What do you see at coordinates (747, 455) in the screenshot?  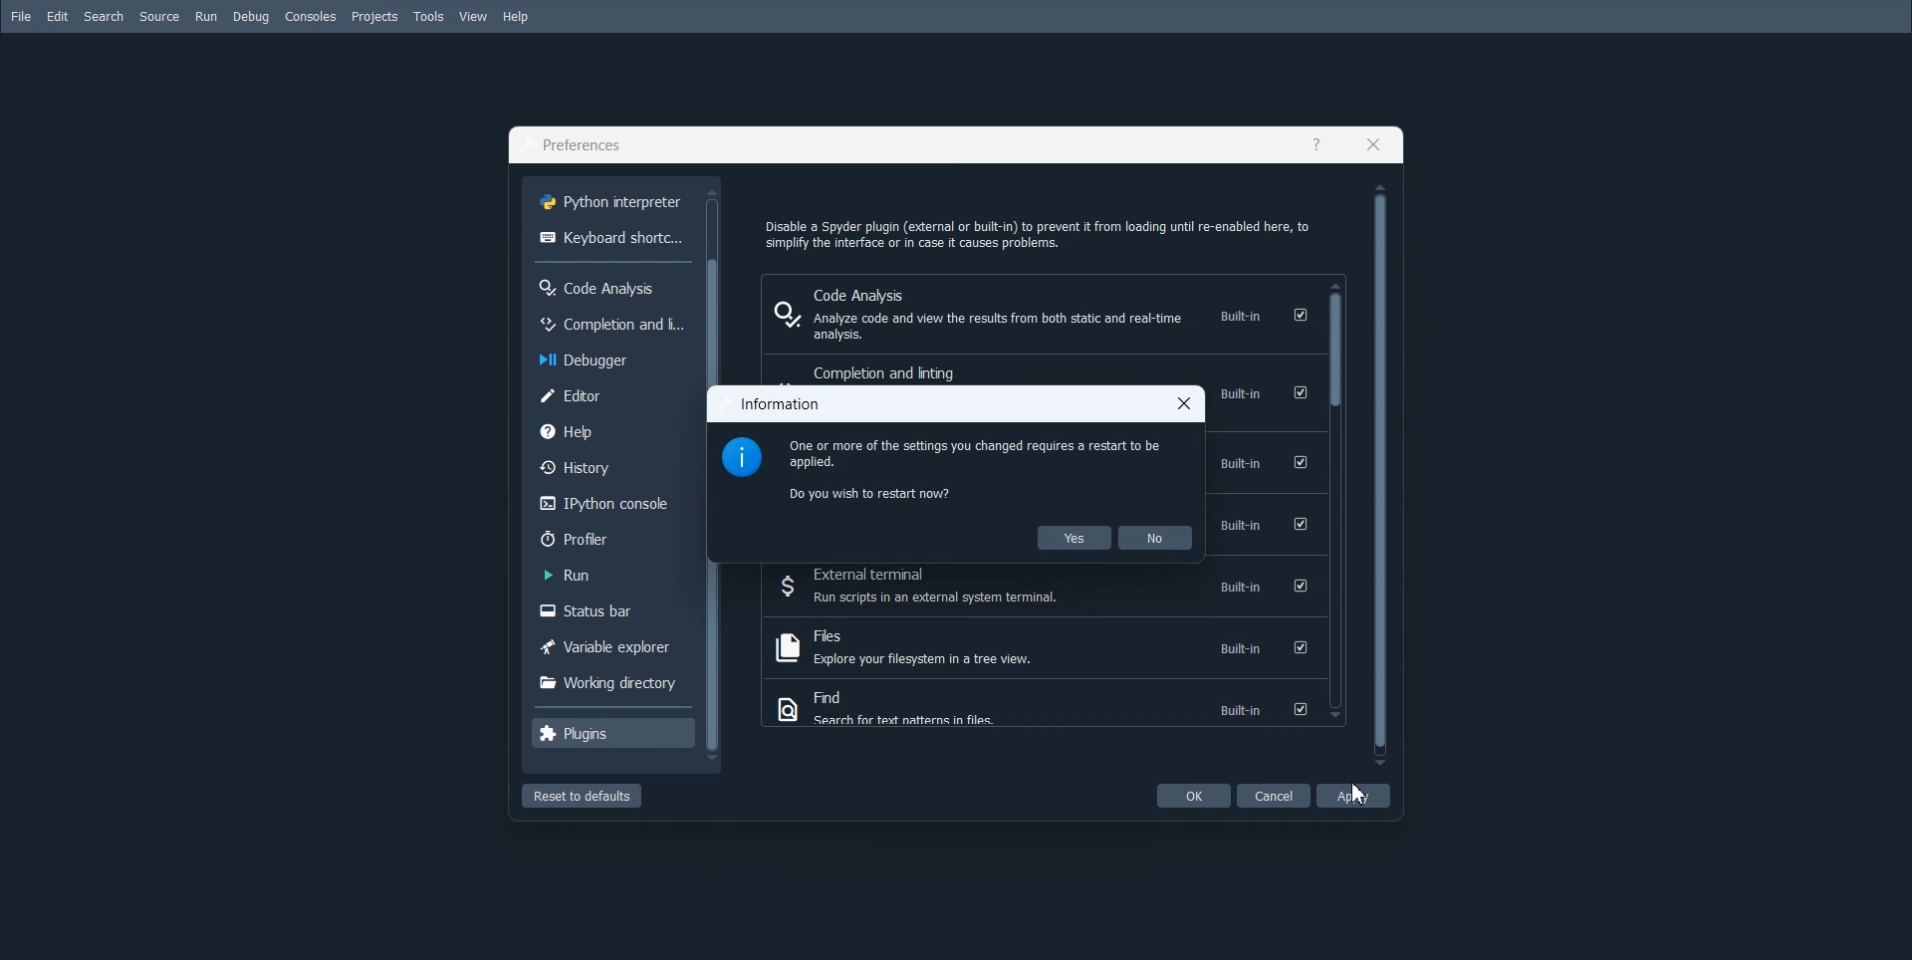 I see `Logo` at bounding box center [747, 455].